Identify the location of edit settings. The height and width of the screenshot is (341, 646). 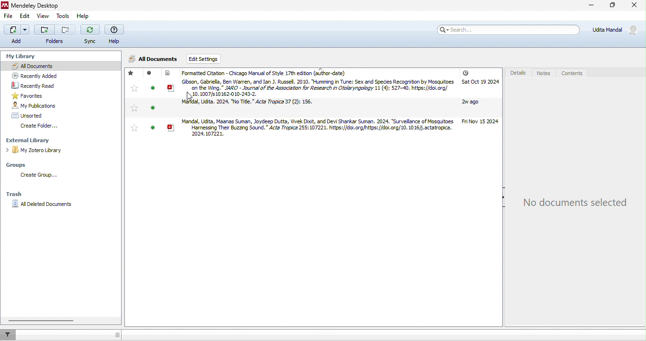
(204, 59).